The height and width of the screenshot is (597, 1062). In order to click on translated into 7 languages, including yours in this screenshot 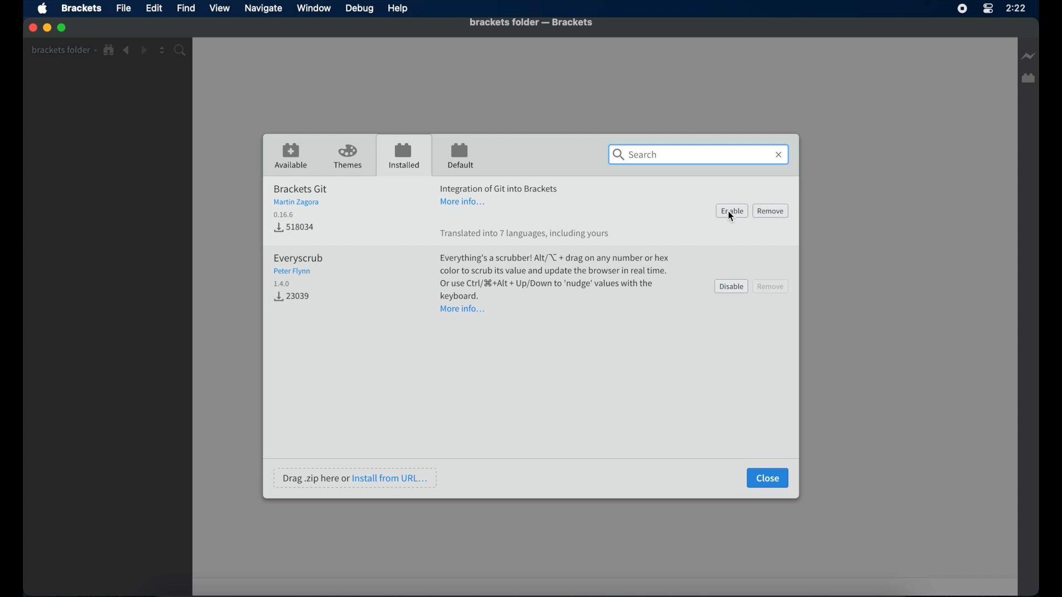, I will do `click(525, 234)`.